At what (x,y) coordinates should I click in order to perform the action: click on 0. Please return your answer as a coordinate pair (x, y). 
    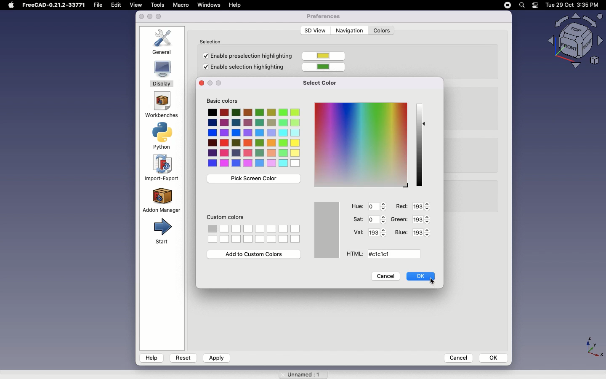
    Looking at the image, I should click on (376, 219).